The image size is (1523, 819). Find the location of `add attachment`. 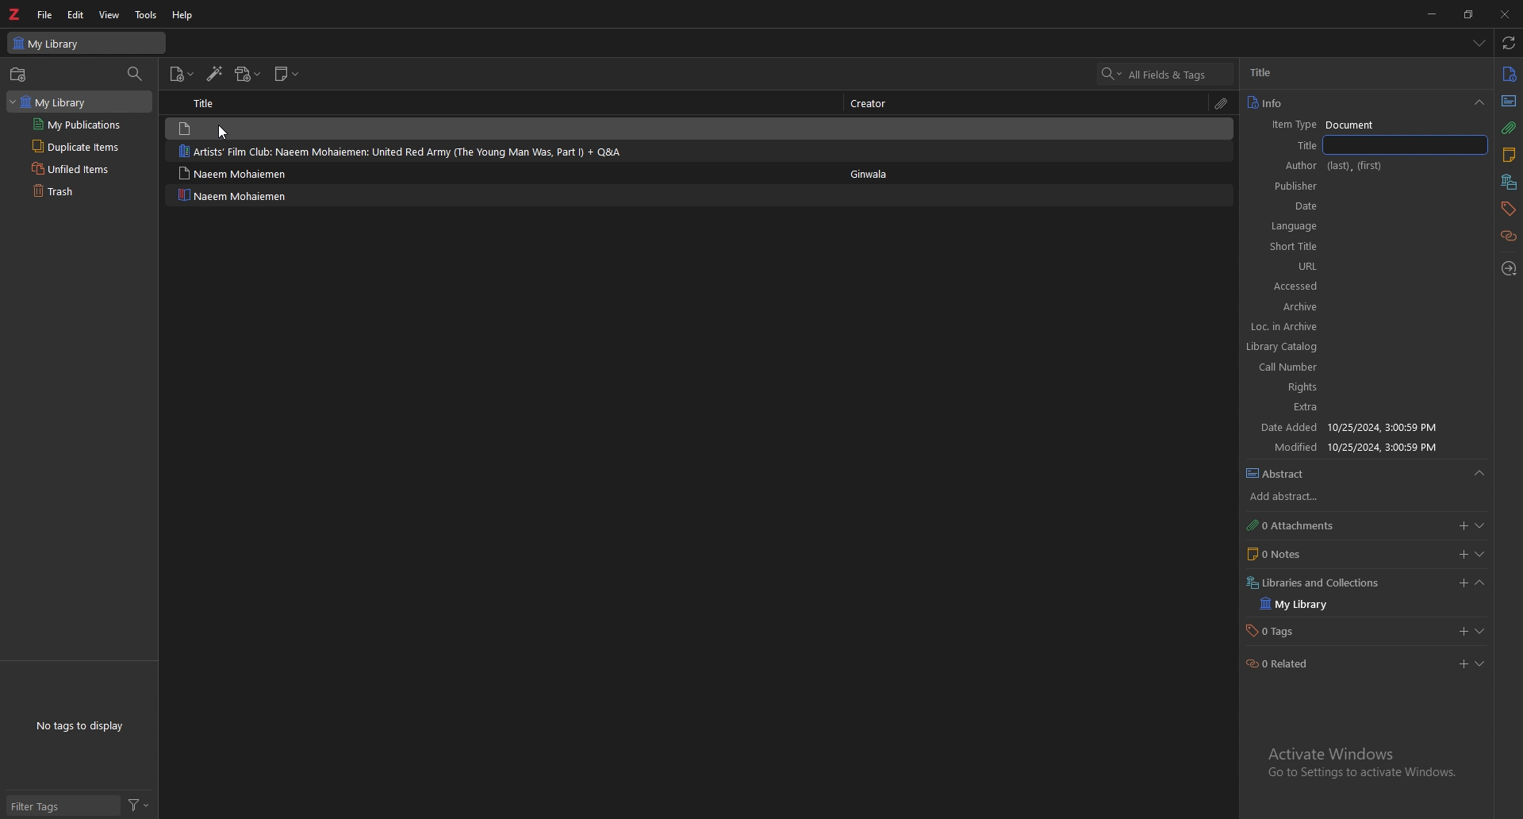

add attachment is located at coordinates (248, 74).